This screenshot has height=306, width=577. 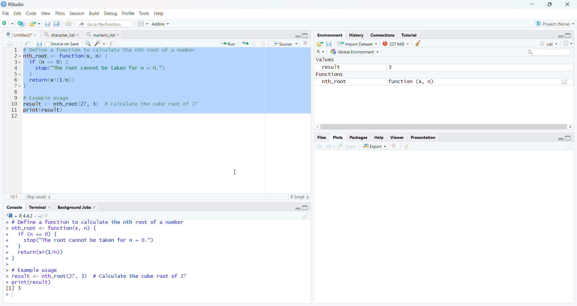 I want to click on Scroll Right, so click(x=570, y=127).